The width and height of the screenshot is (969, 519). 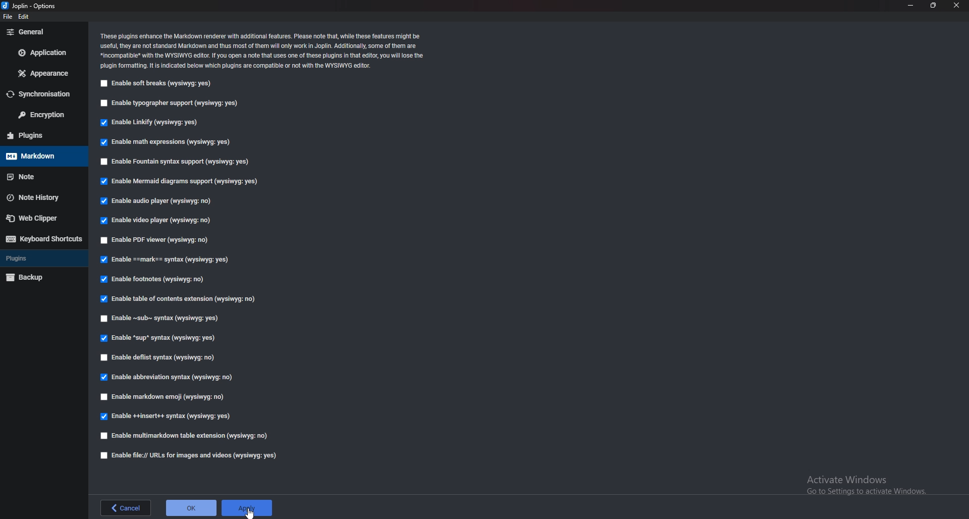 What do you see at coordinates (42, 239) in the screenshot?
I see `Keyboard shortcuts` at bounding box center [42, 239].